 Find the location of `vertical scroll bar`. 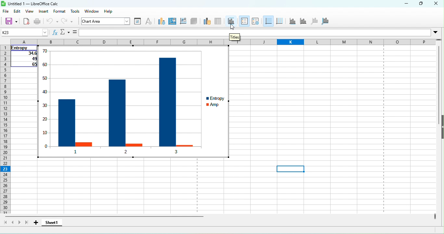

vertical scroll bar is located at coordinates (438, 86).